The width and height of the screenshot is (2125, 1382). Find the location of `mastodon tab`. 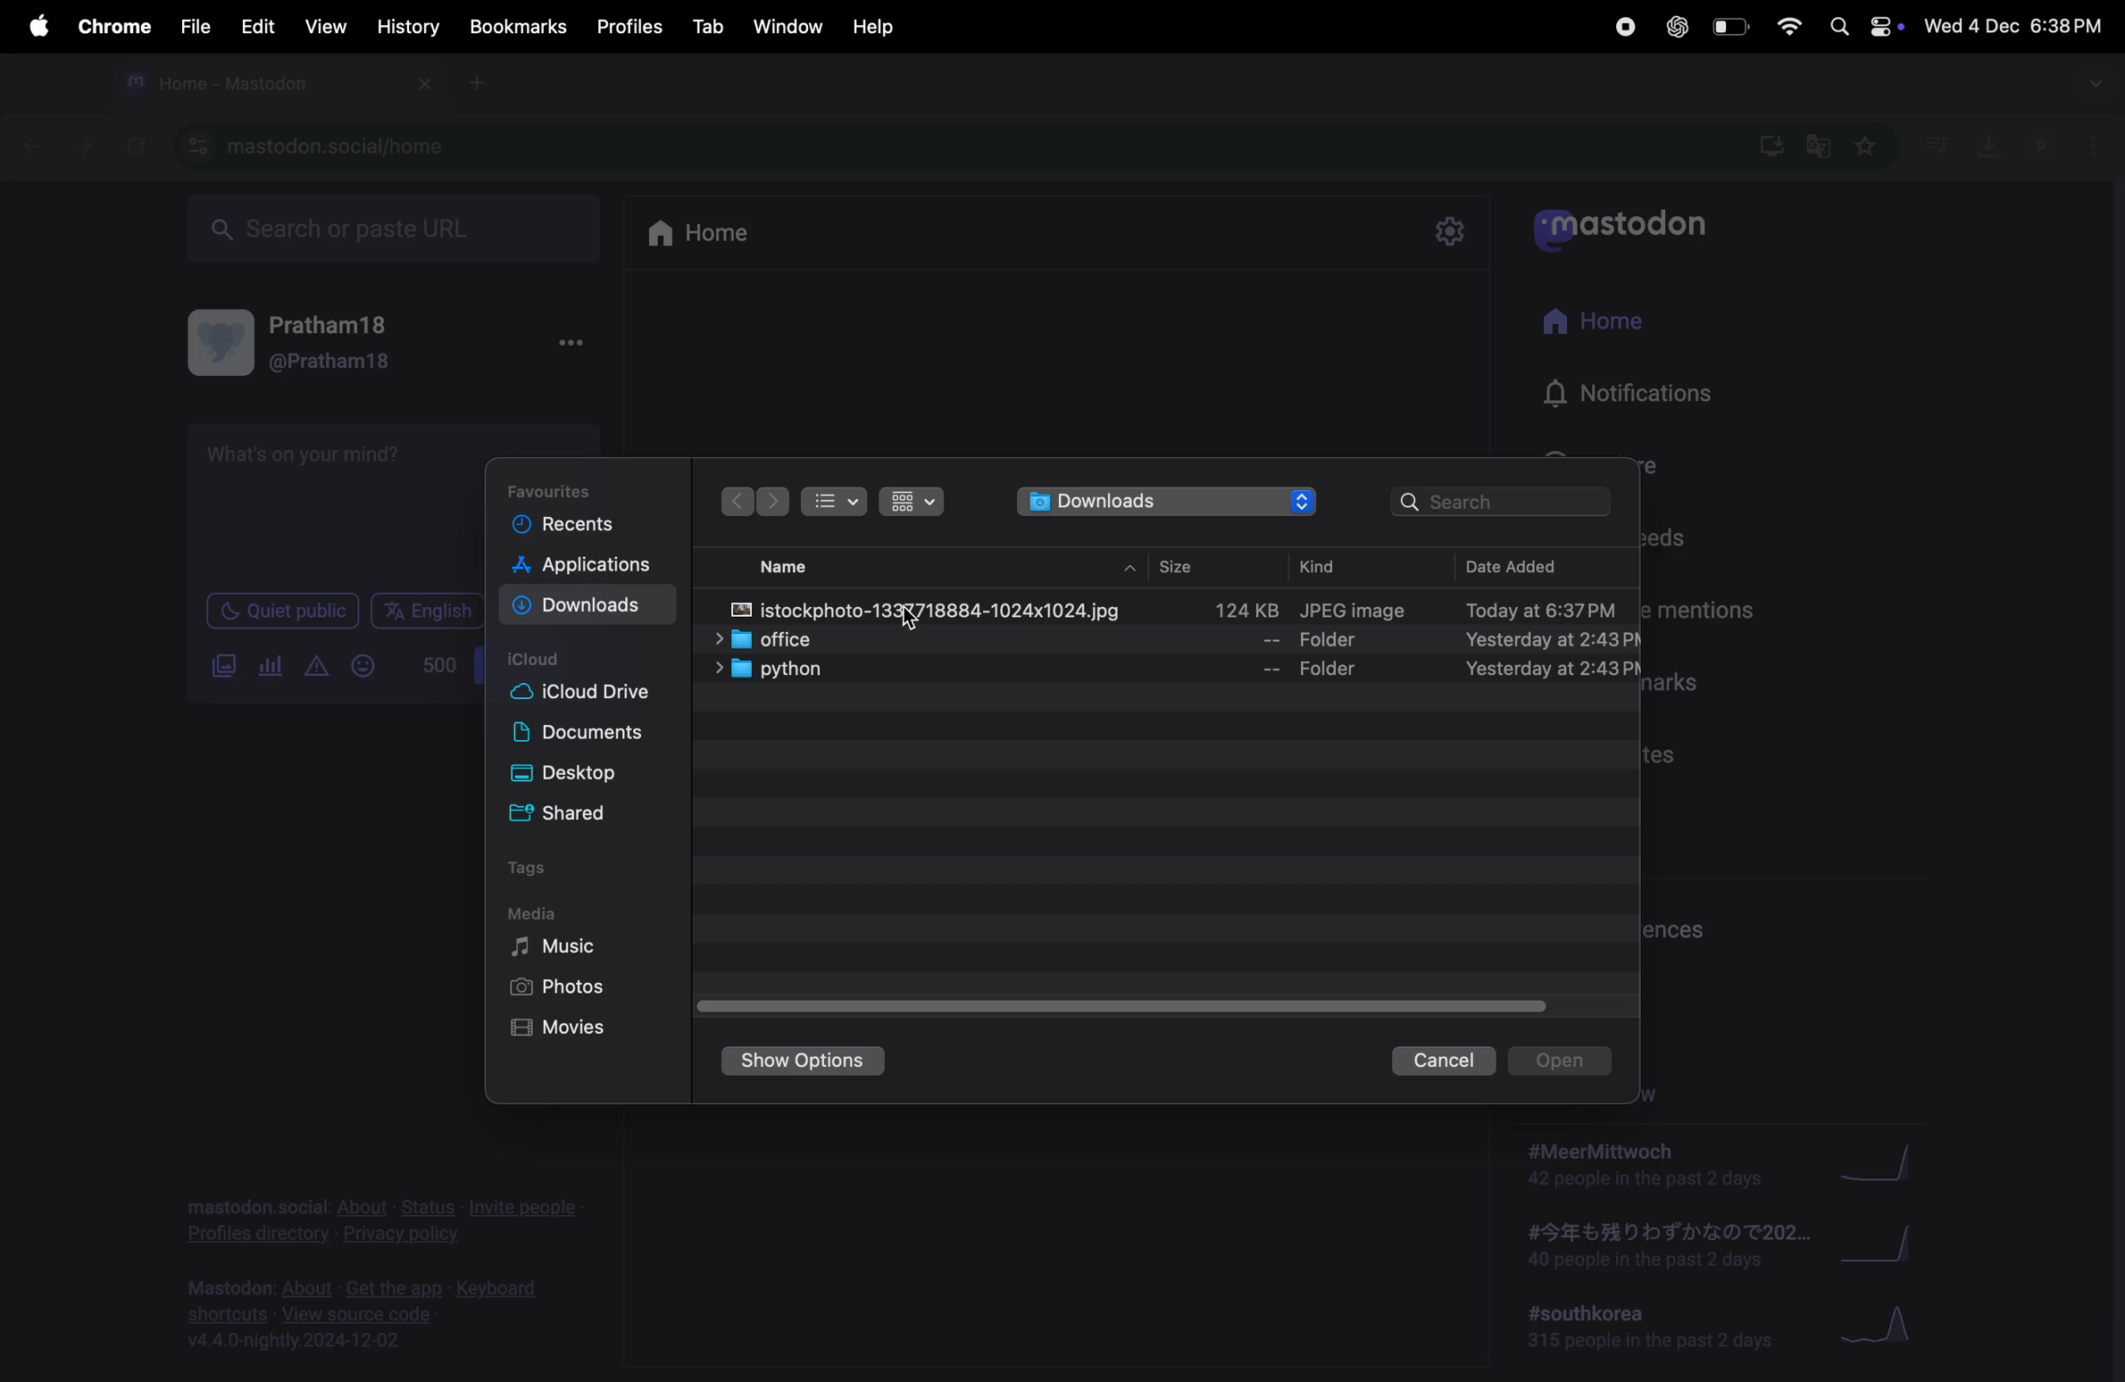

mastodon tab is located at coordinates (270, 85).